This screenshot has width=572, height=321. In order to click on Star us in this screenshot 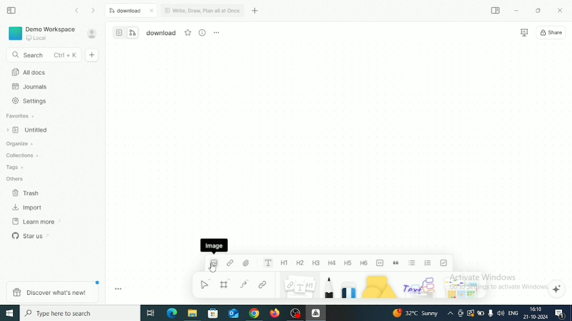, I will do `click(30, 235)`.